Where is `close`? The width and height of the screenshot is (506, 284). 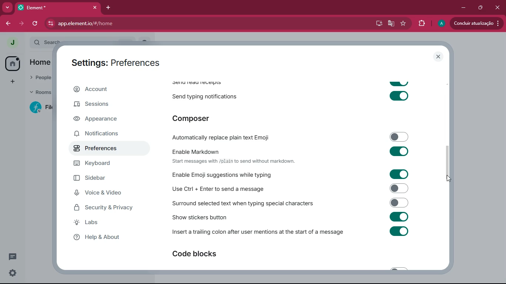 close is located at coordinates (497, 6).